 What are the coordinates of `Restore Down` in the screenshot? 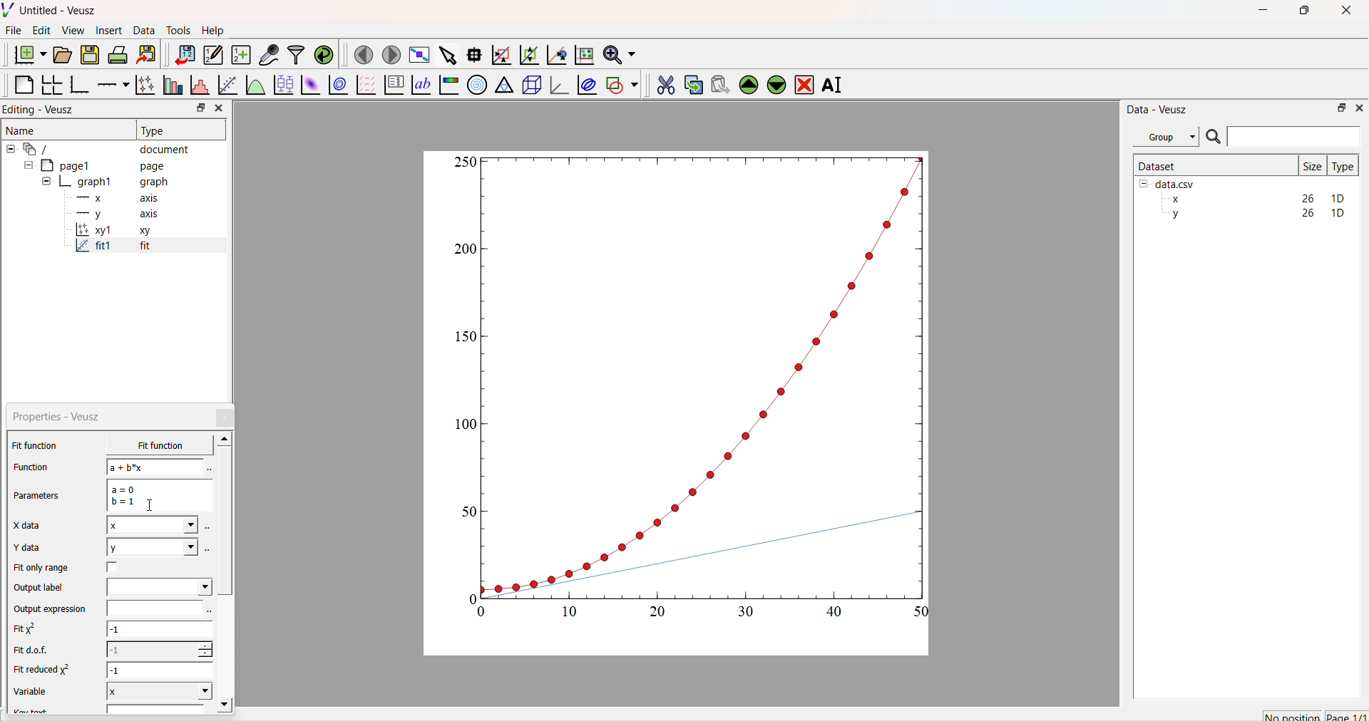 It's located at (1301, 12).